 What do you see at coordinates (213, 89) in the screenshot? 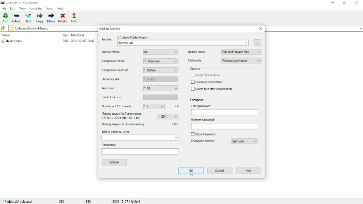
I see `Delete files after compression` at bounding box center [213, 89].